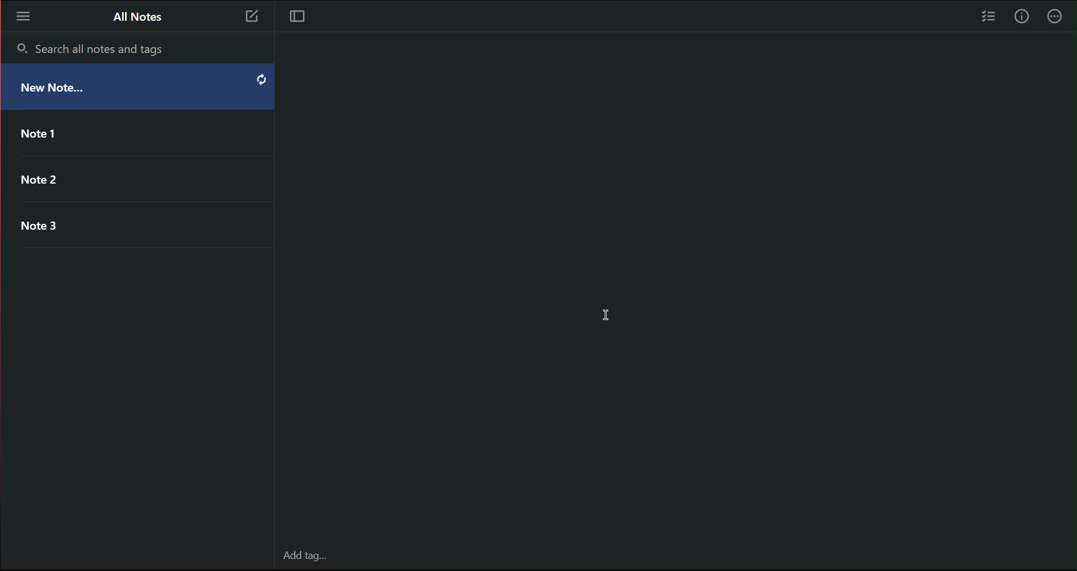  I want to click on Cursor, so click(604, 312).